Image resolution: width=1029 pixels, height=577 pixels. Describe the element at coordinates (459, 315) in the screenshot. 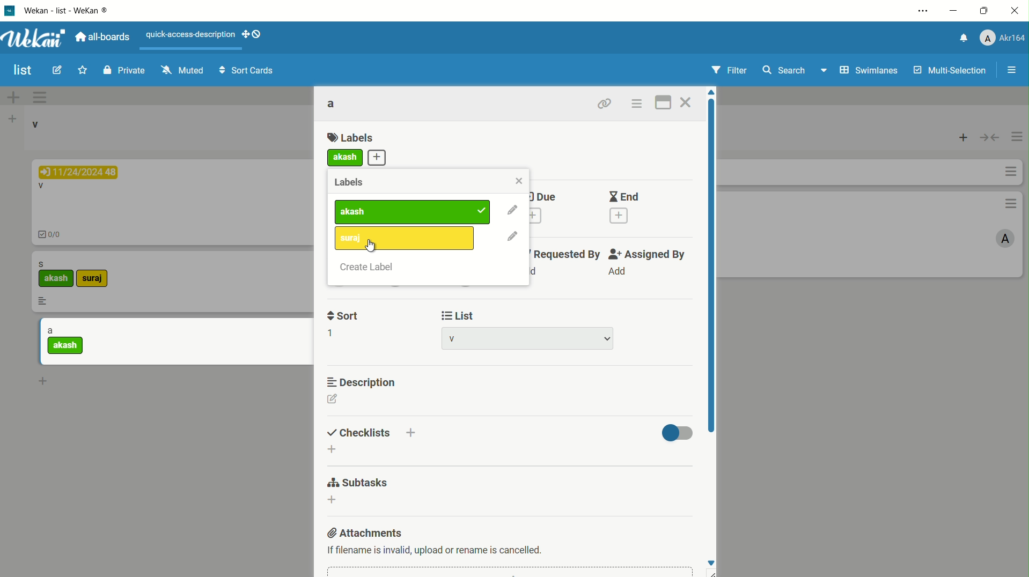

I see `list` at that location.